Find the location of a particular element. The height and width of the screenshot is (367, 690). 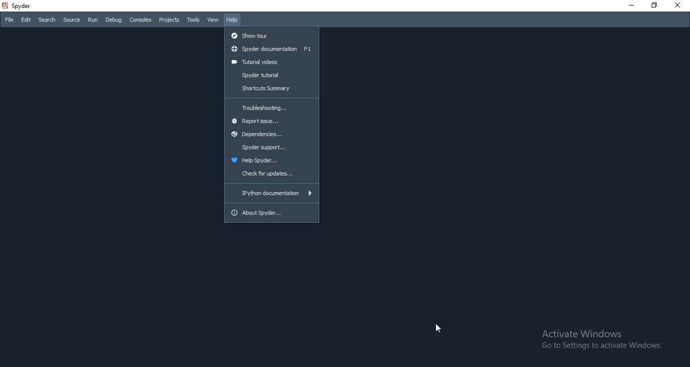

Activate Windows
Go to Settings to activate Windows. is located at coordinates (594, 339).